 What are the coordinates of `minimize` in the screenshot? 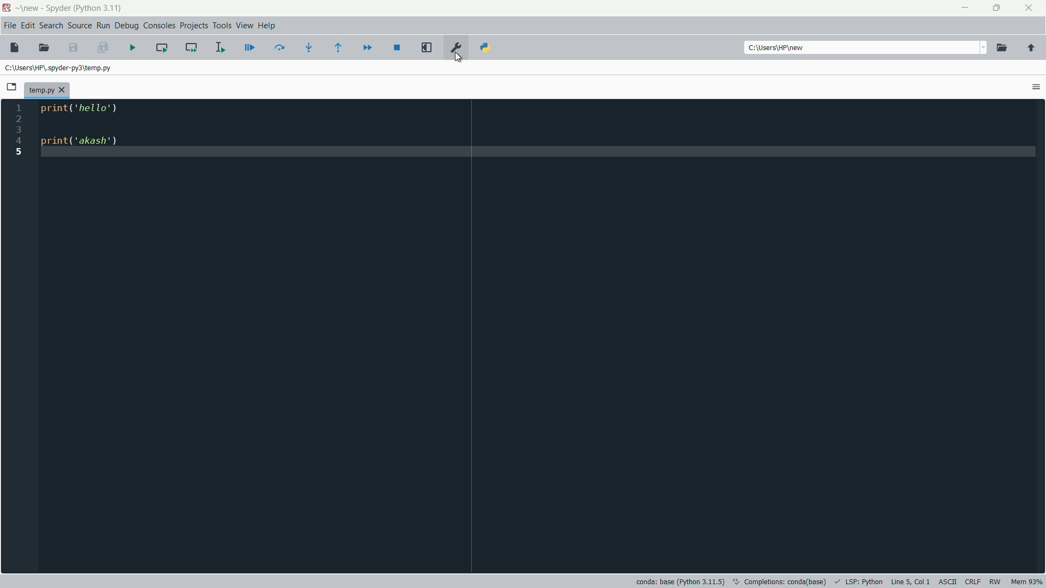 It's located at (965, 9).